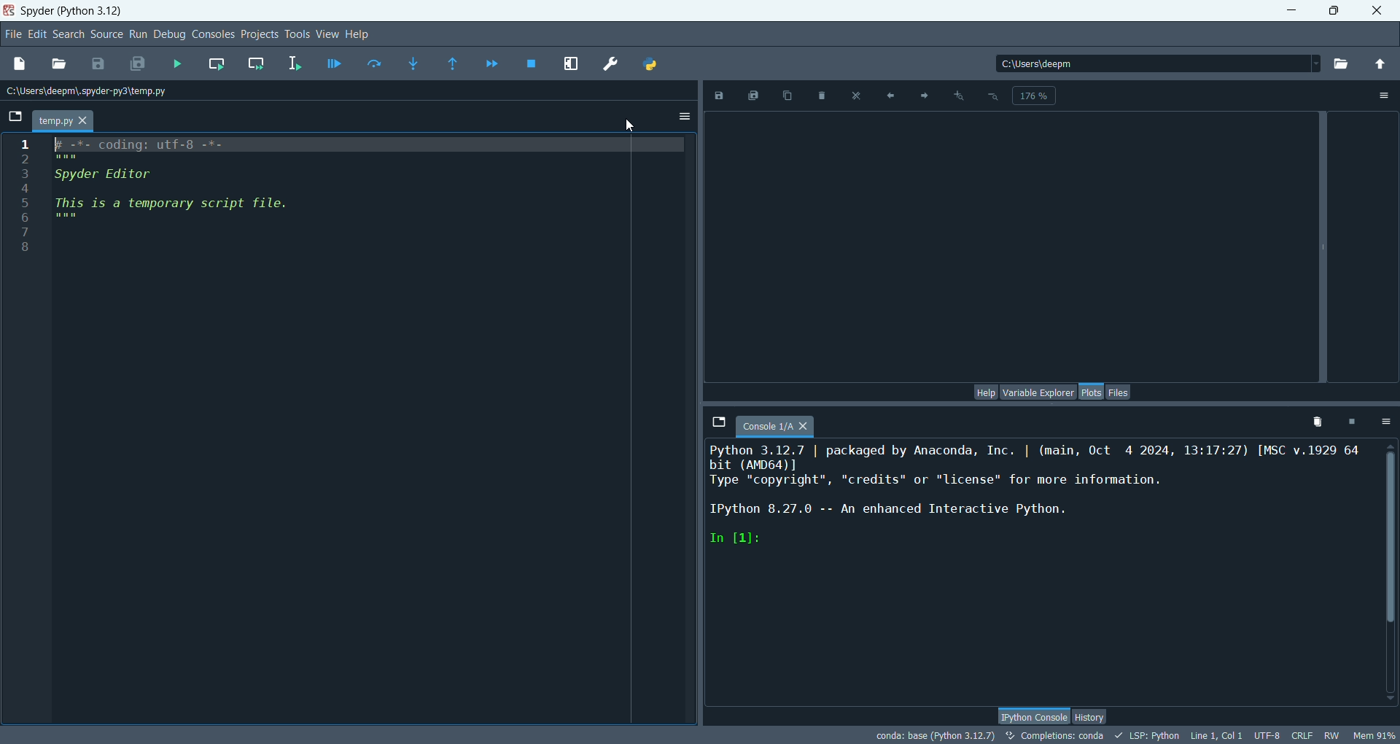  Describe the element at coordinates (986, 392) in the screenshot. I see `help` at that location.